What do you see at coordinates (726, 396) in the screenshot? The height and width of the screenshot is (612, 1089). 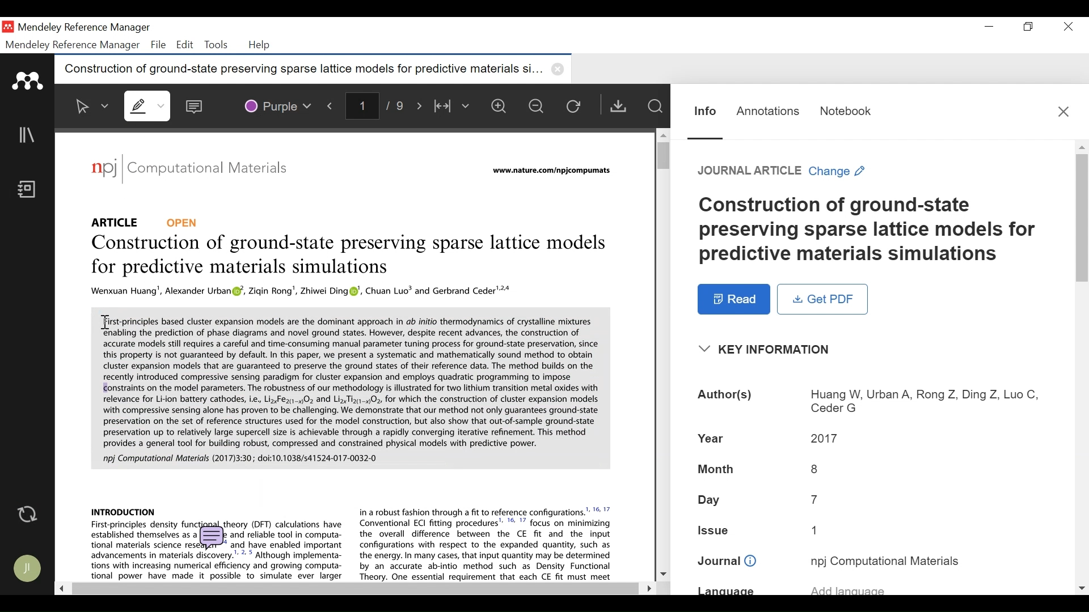 I see `Authors` at bounding box center [726, 396].